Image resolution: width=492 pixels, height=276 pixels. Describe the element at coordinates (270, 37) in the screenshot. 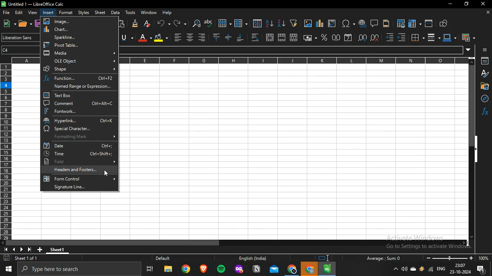

I see `merge and center or unmerge` at that location.